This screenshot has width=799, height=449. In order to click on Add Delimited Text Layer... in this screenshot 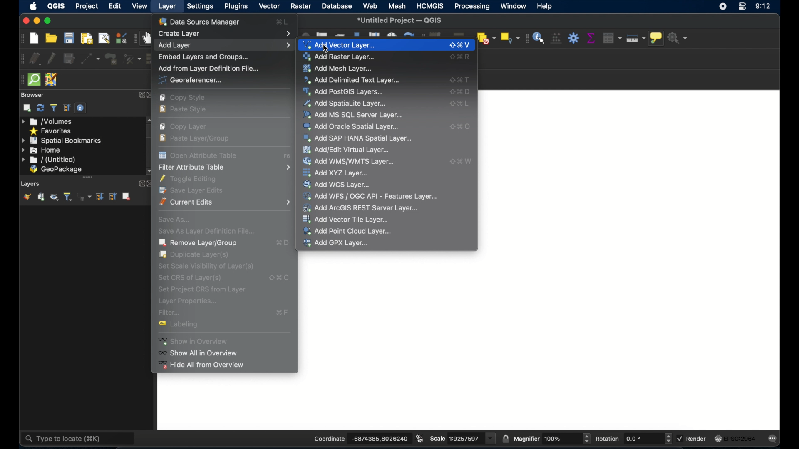, I will do `click(385, 80)`.